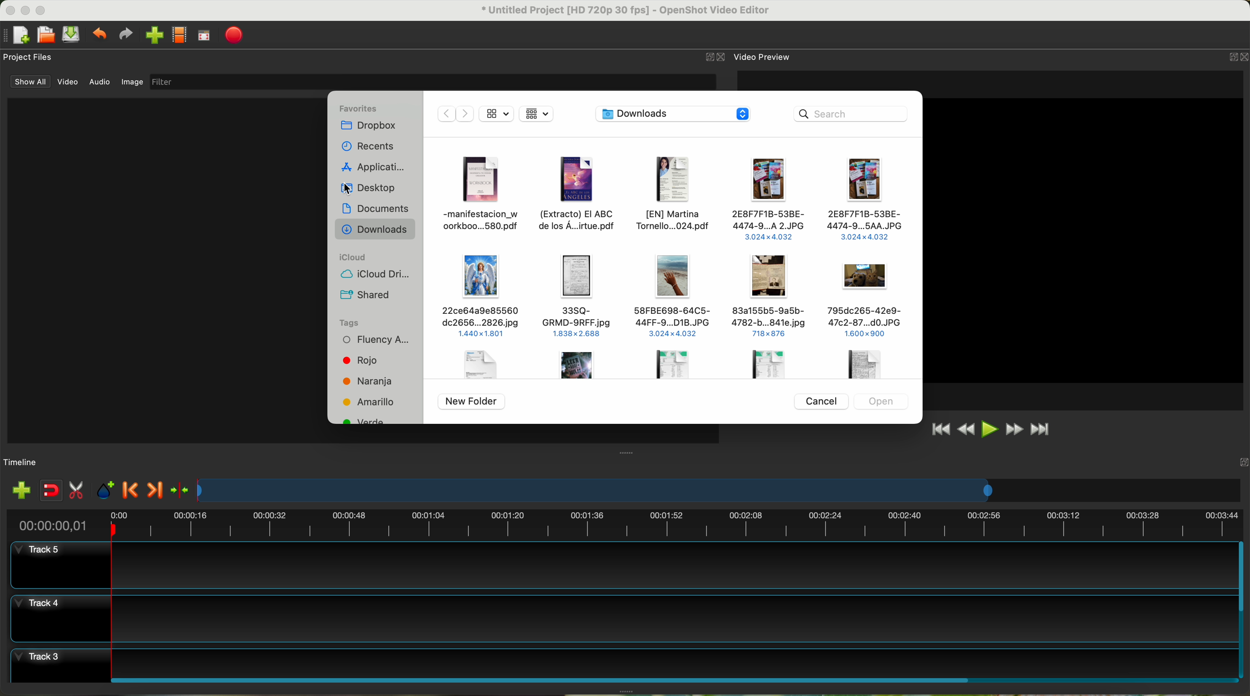  I want to click on workspace, so click(1085, 240).